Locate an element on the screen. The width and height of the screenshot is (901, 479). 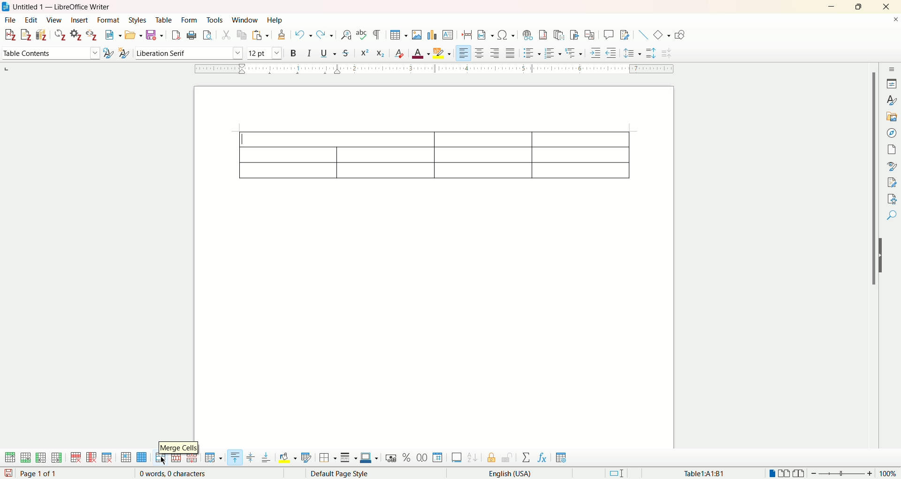
maximize is located at coordinates (859, 7).